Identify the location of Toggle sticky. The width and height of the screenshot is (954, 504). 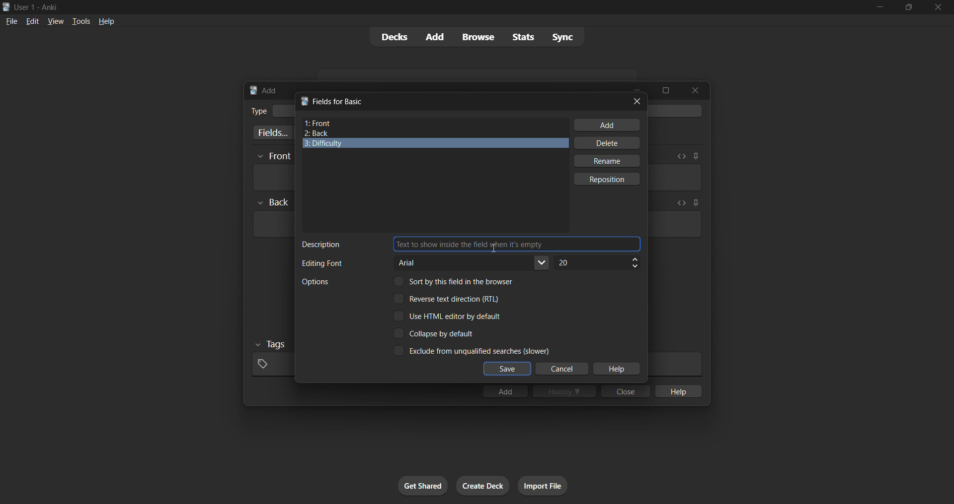
(696, 156).